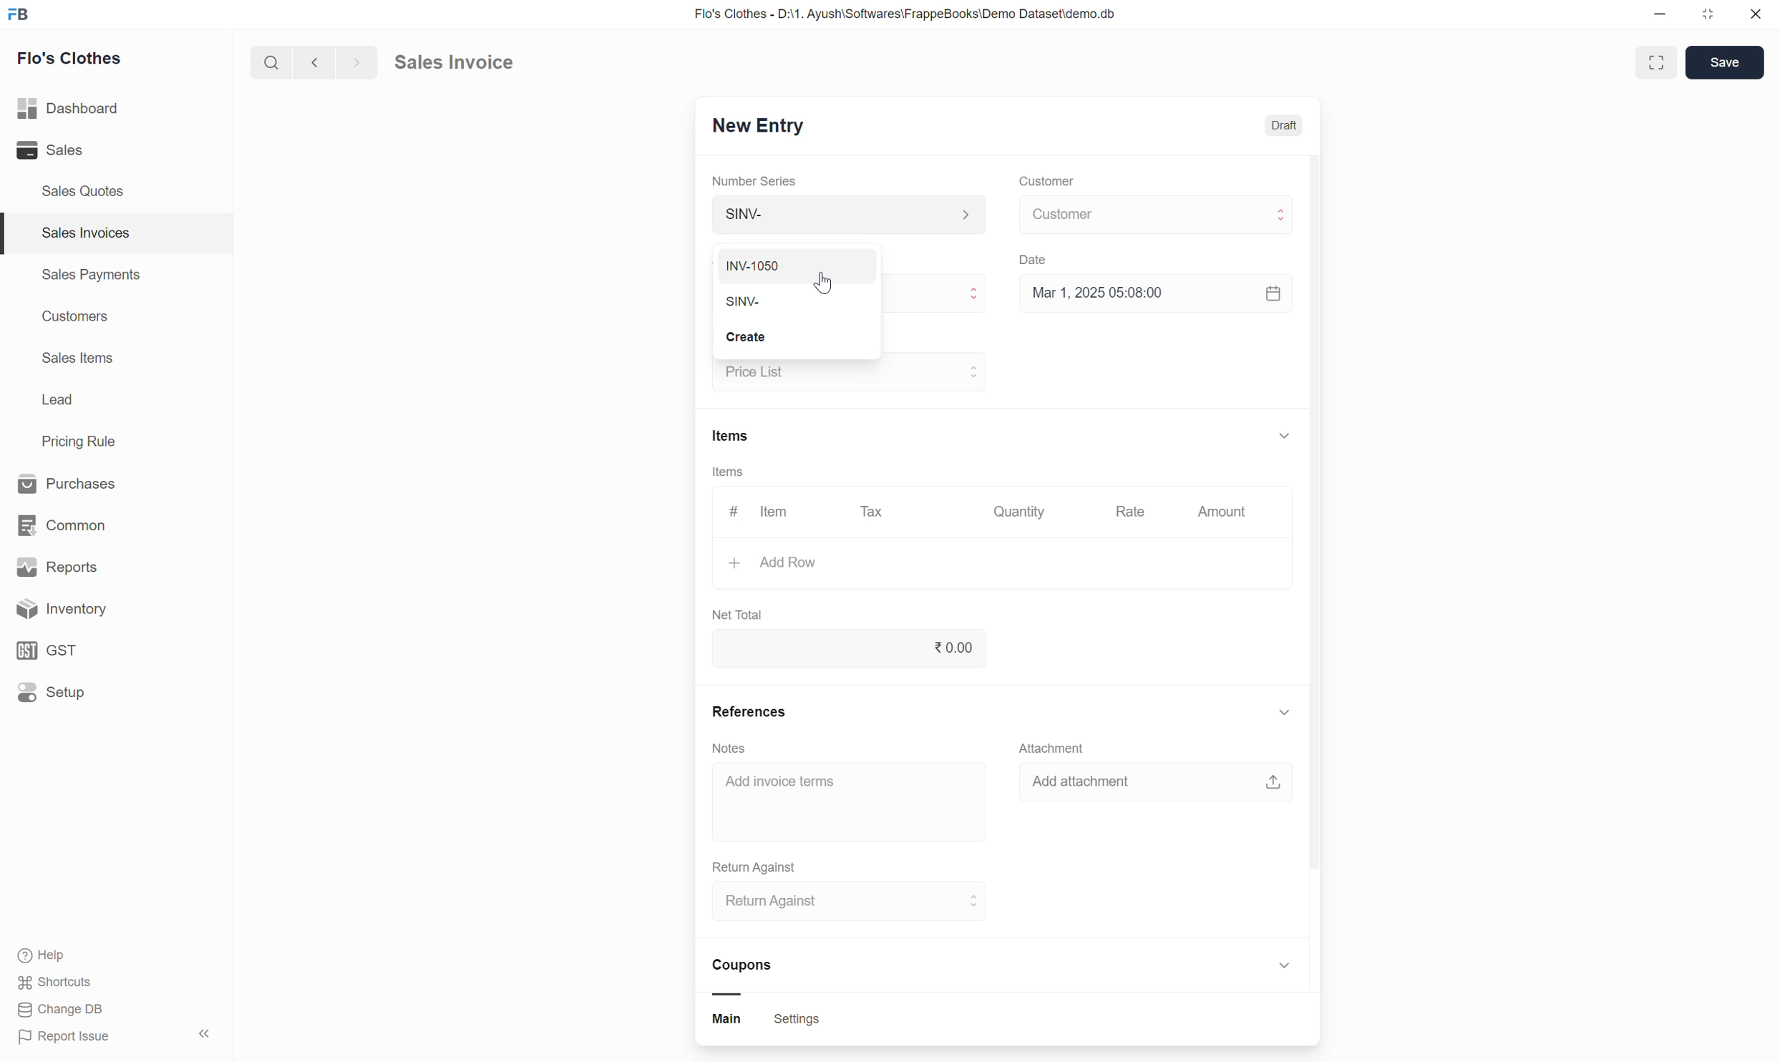 The image size is (1780, 1062). What do you see at coordinates (1037, 261) in the screenshot?
I see `Date` at bounding box center [1037, 261].